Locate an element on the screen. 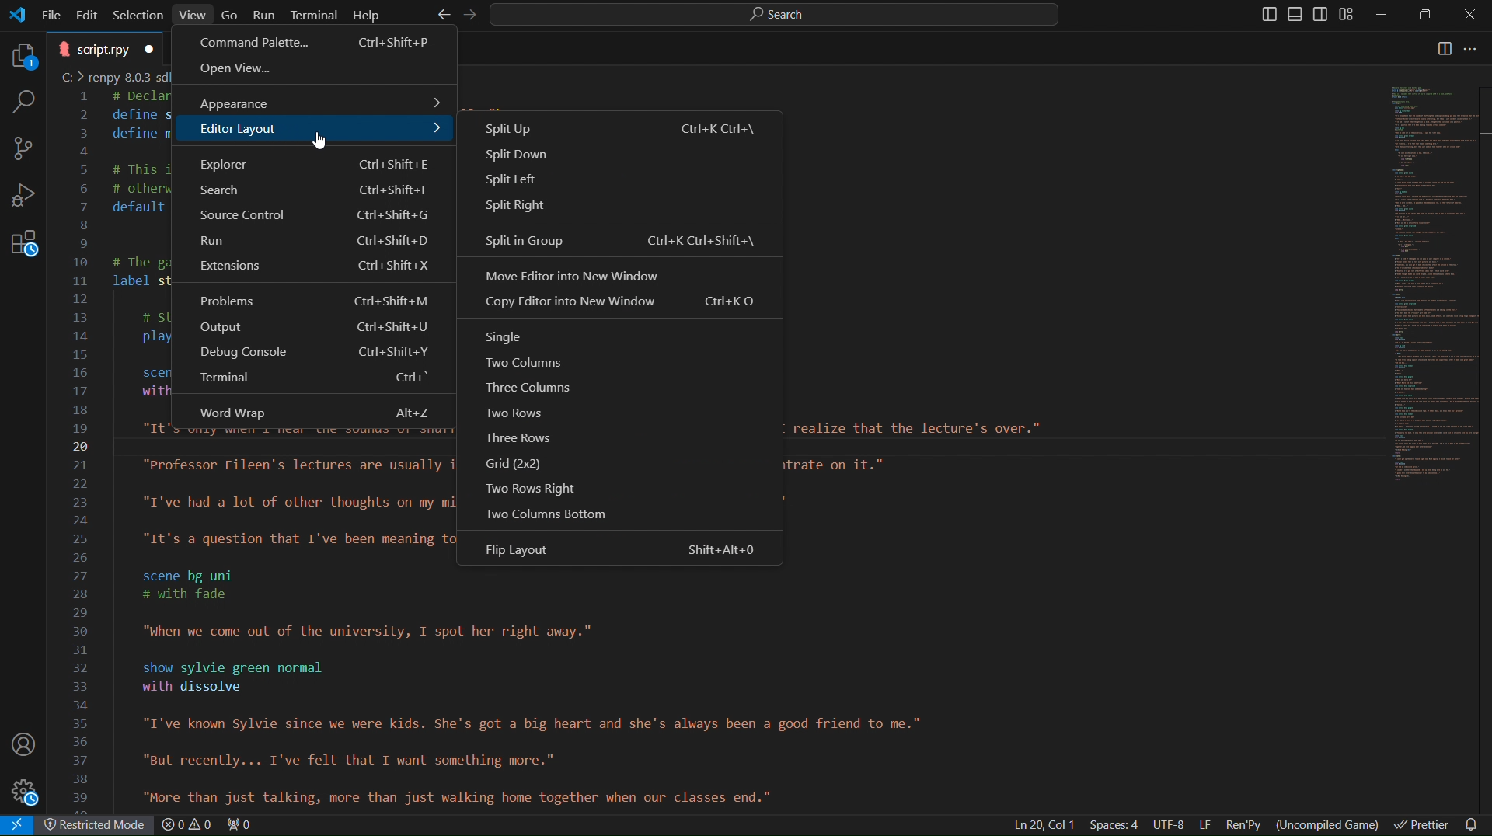  Spaces 4 is located at coordinates (1117, 825).